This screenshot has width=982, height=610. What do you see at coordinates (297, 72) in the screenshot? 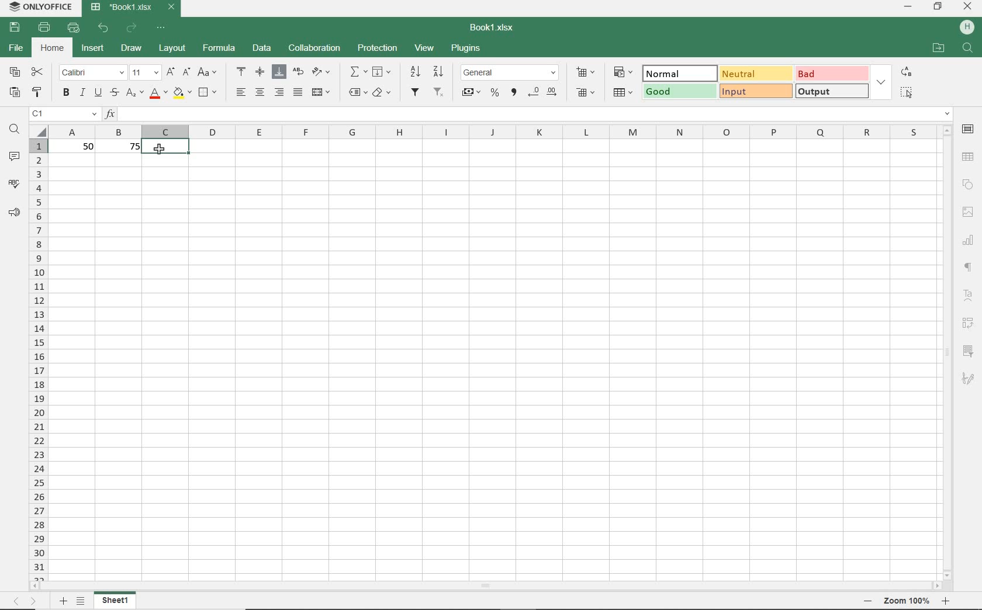
I see `wrap text` at bounding box center [297, 72].